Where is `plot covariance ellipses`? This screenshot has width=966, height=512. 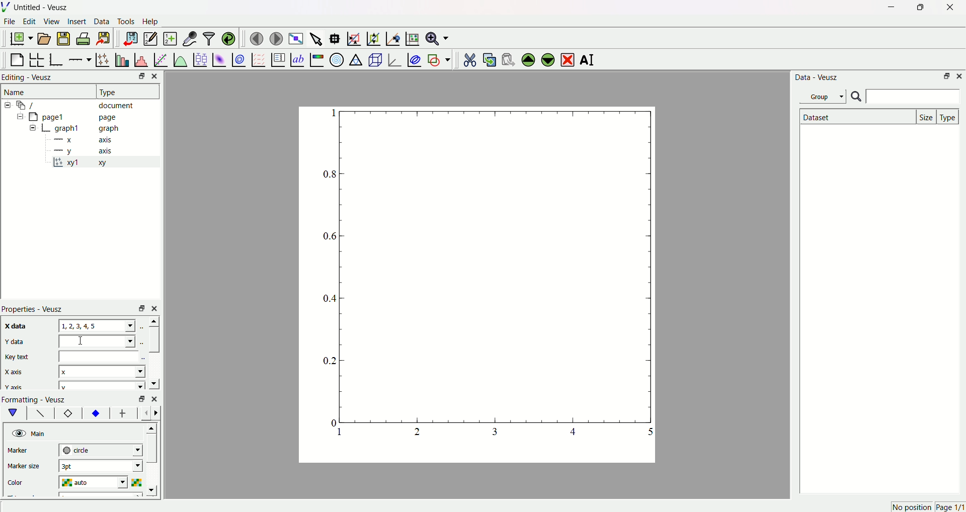 plot covariance ellipses is located at coordinates (414, 58).